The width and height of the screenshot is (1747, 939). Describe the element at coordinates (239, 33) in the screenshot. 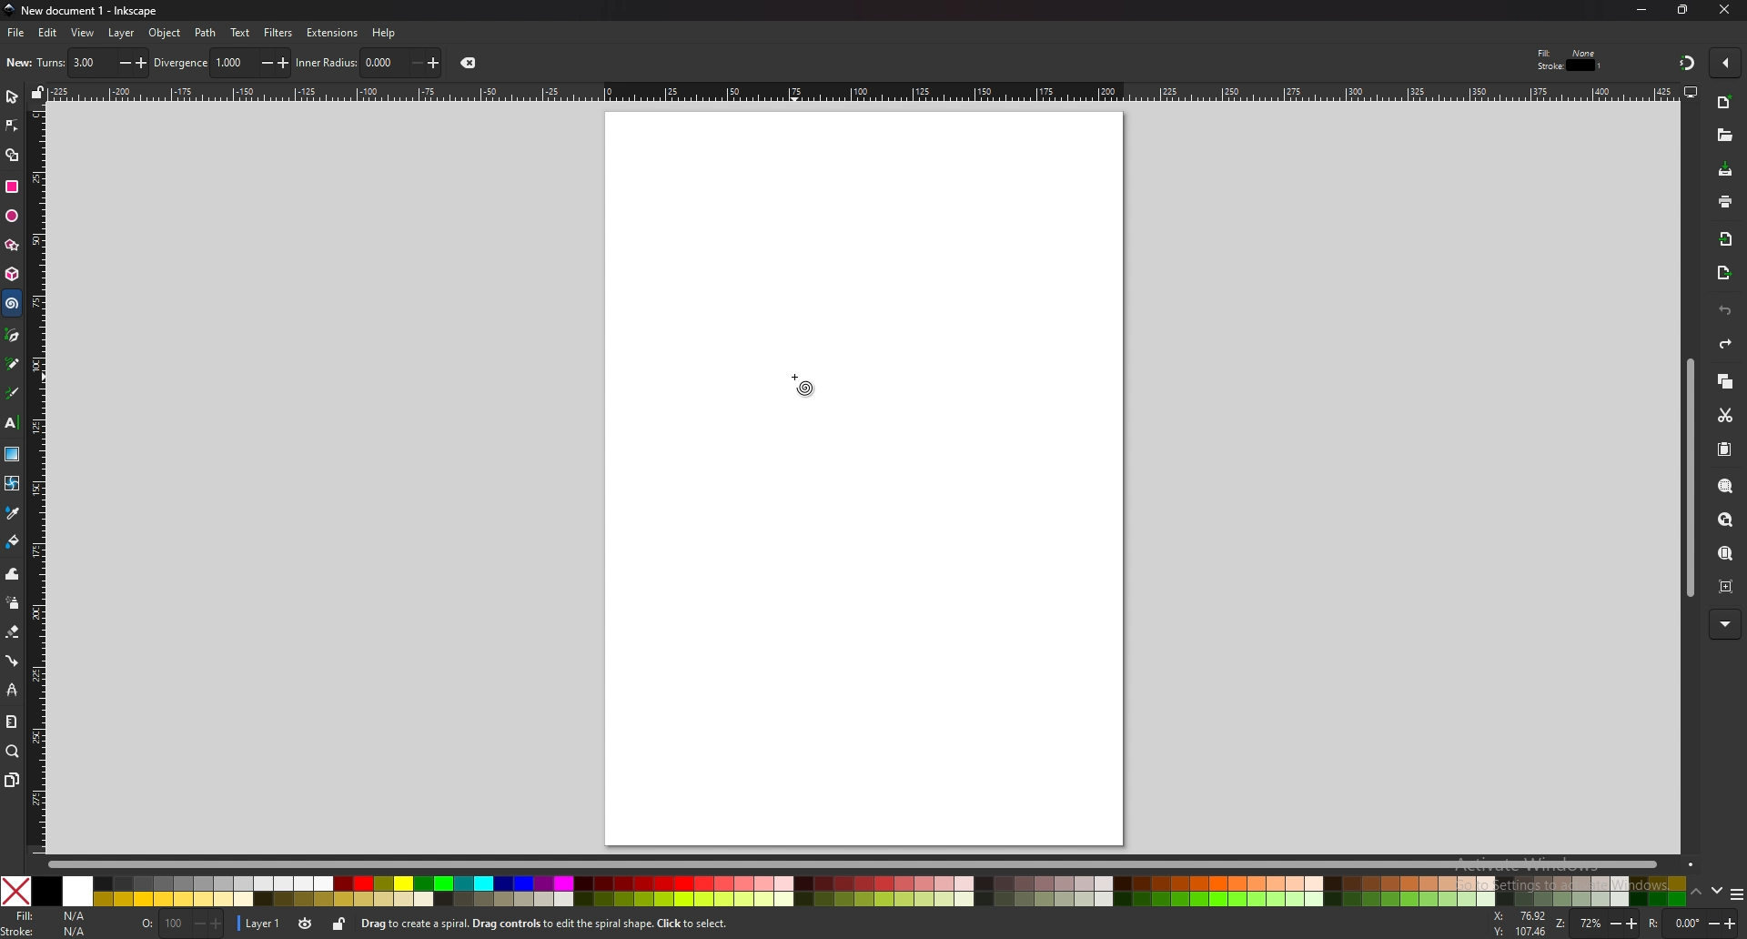

I see `text` at that location.